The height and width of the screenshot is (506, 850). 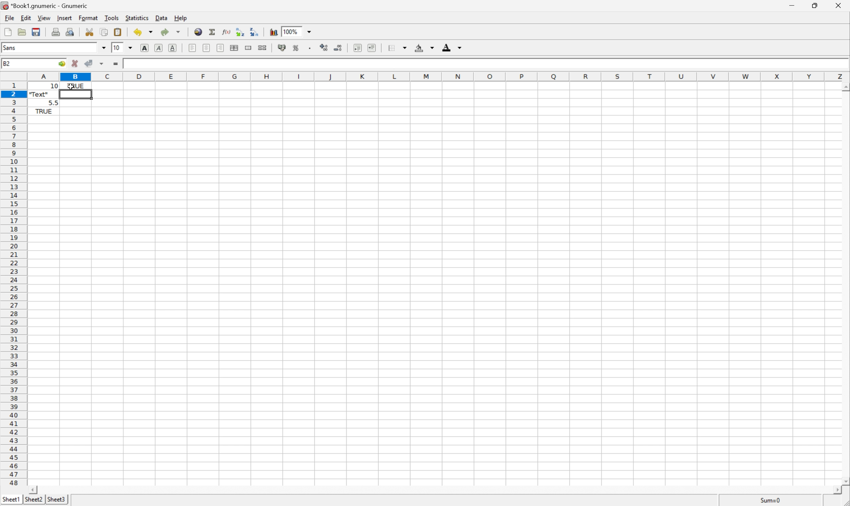 What do you see at coordinates (453, 47) in the screenshot?
I see `Foreground` at bounding box center [453, 47].